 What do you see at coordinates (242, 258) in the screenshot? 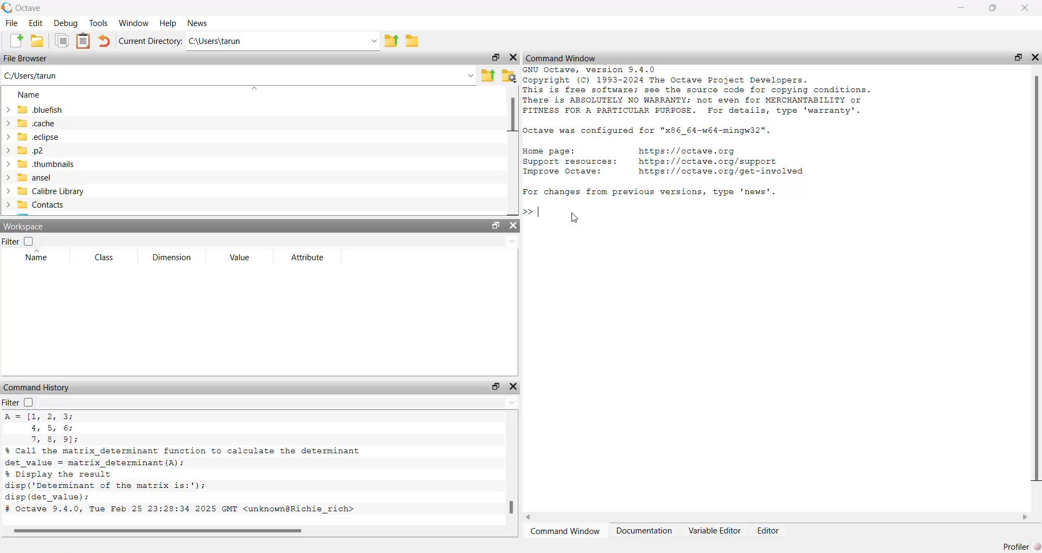
I see `value` at bounding box center [242, 258].